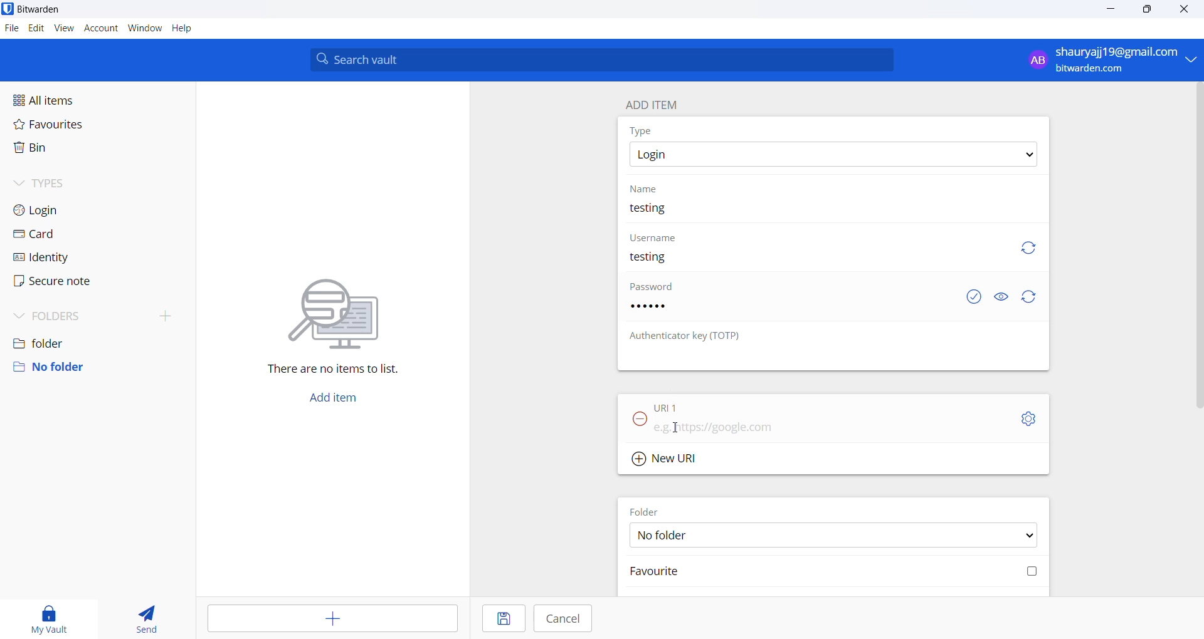  I want to click on name heading, so click(648, 189).